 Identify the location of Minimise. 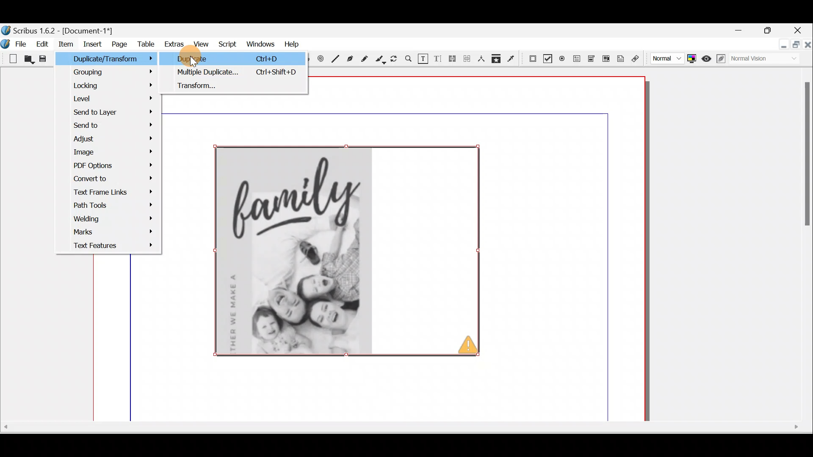
(740, 31).